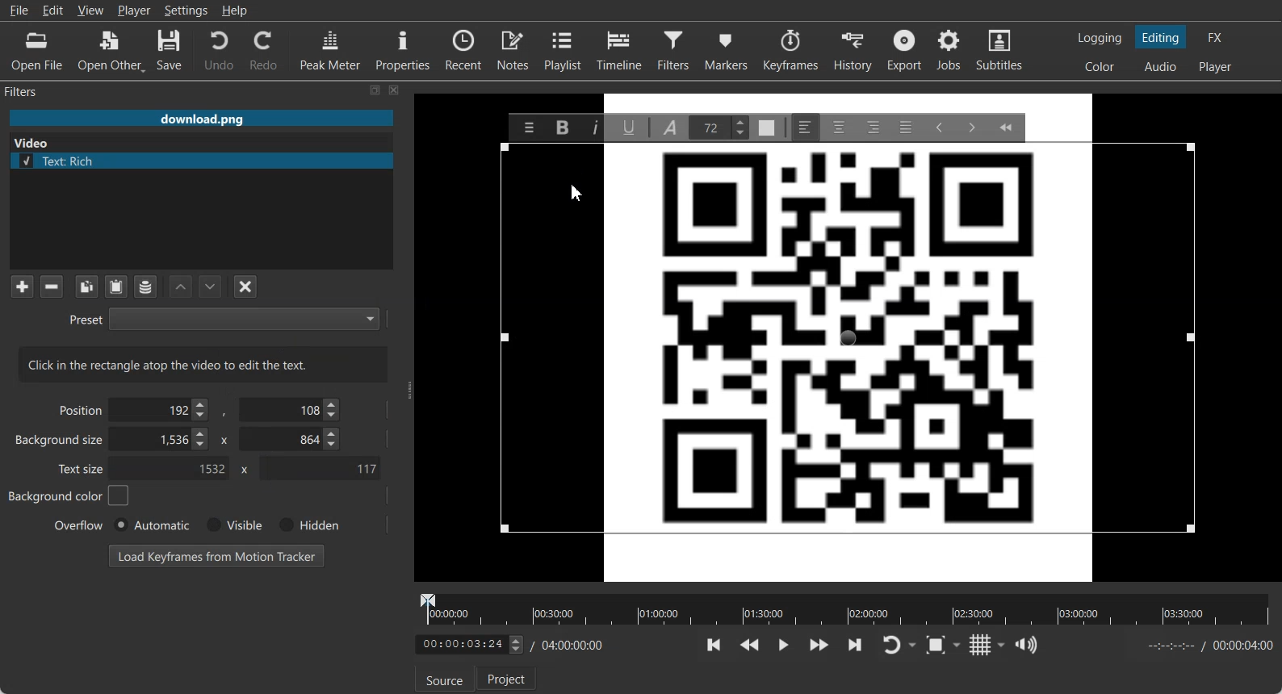  I want to click on Right, so click(873, 127).